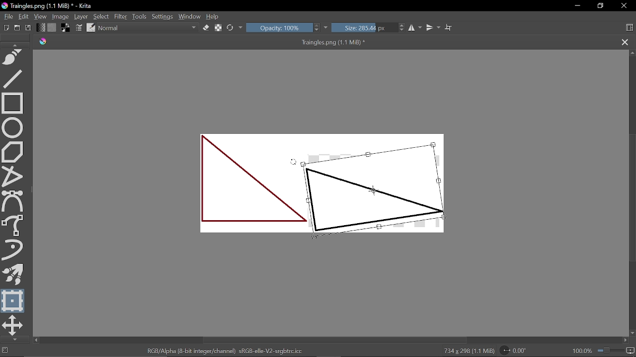 The width and height of the screenshot is (636, 357). I want to click on Select, so click(101, 16).